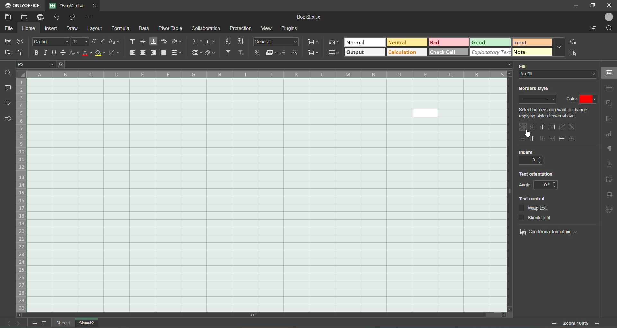  Describe the element at coordinates (546, 185) in the screenshot. I see `0` at that location.